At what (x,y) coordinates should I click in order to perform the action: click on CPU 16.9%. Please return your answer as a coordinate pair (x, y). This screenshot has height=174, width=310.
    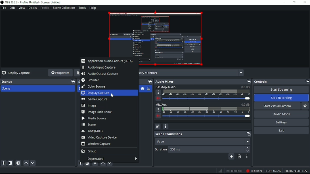
    Looking at the image, I should click on (273, 171).